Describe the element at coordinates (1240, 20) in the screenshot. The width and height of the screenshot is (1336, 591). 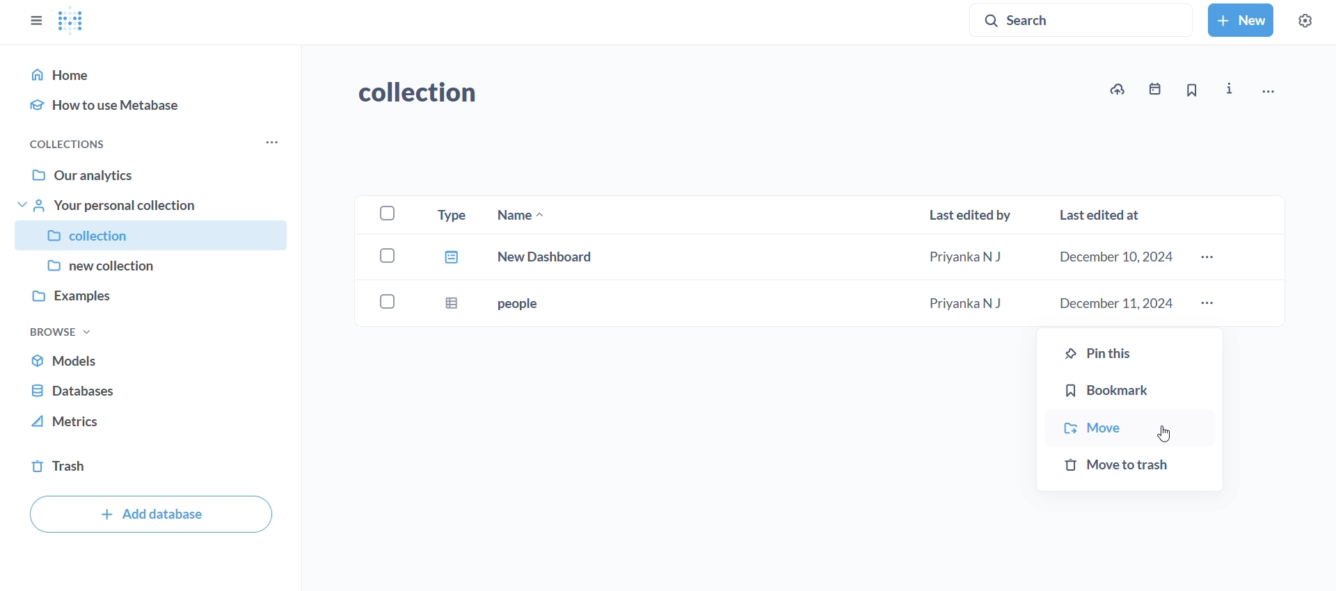
I see `new` at that location.